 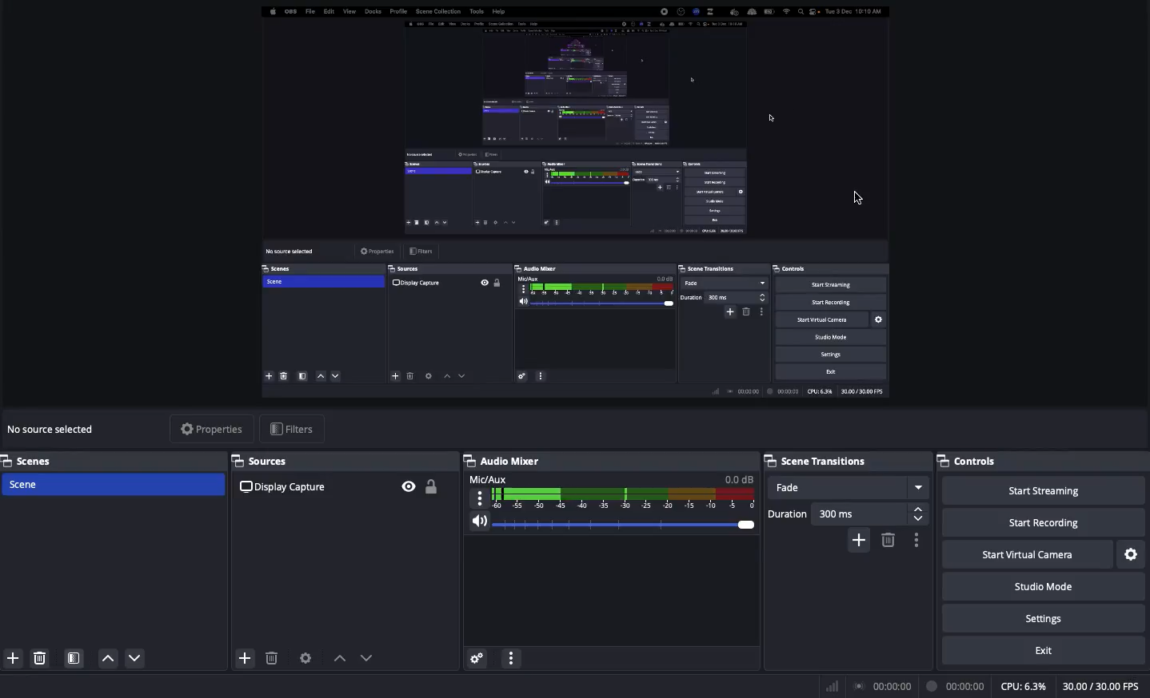 What do you see at coordinates (833, 686) in the screenshot?
I see `Bar` at bounding box center [833, 686].